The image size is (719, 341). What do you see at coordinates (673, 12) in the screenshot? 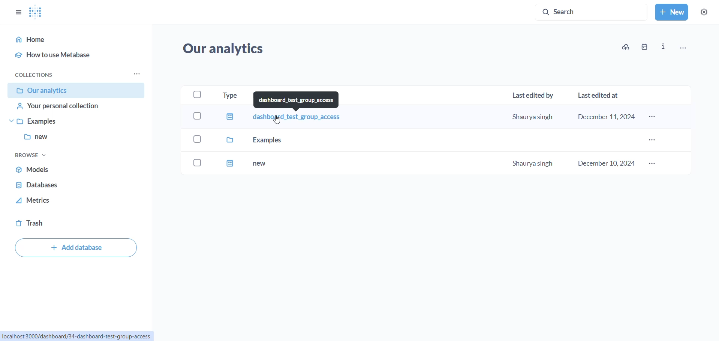
I see `new` at bounding box center [673, 12].